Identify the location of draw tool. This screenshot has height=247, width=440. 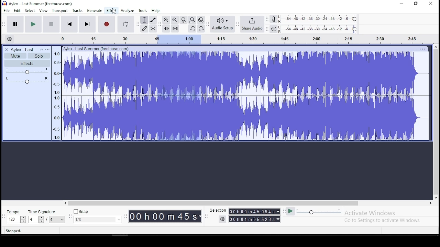
(144, 28).